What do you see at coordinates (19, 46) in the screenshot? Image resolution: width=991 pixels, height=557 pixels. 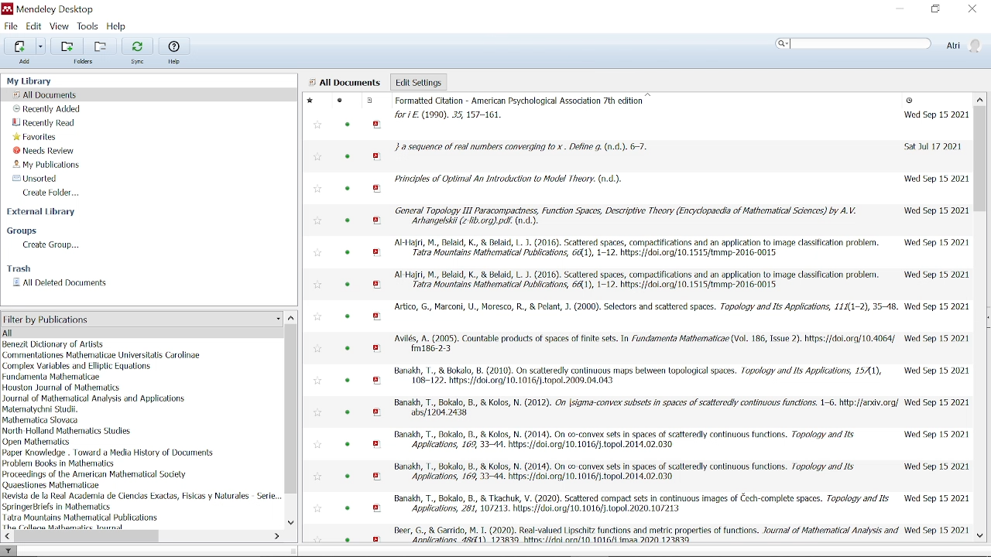 I see `Add files` at bounding box center [19, 46].